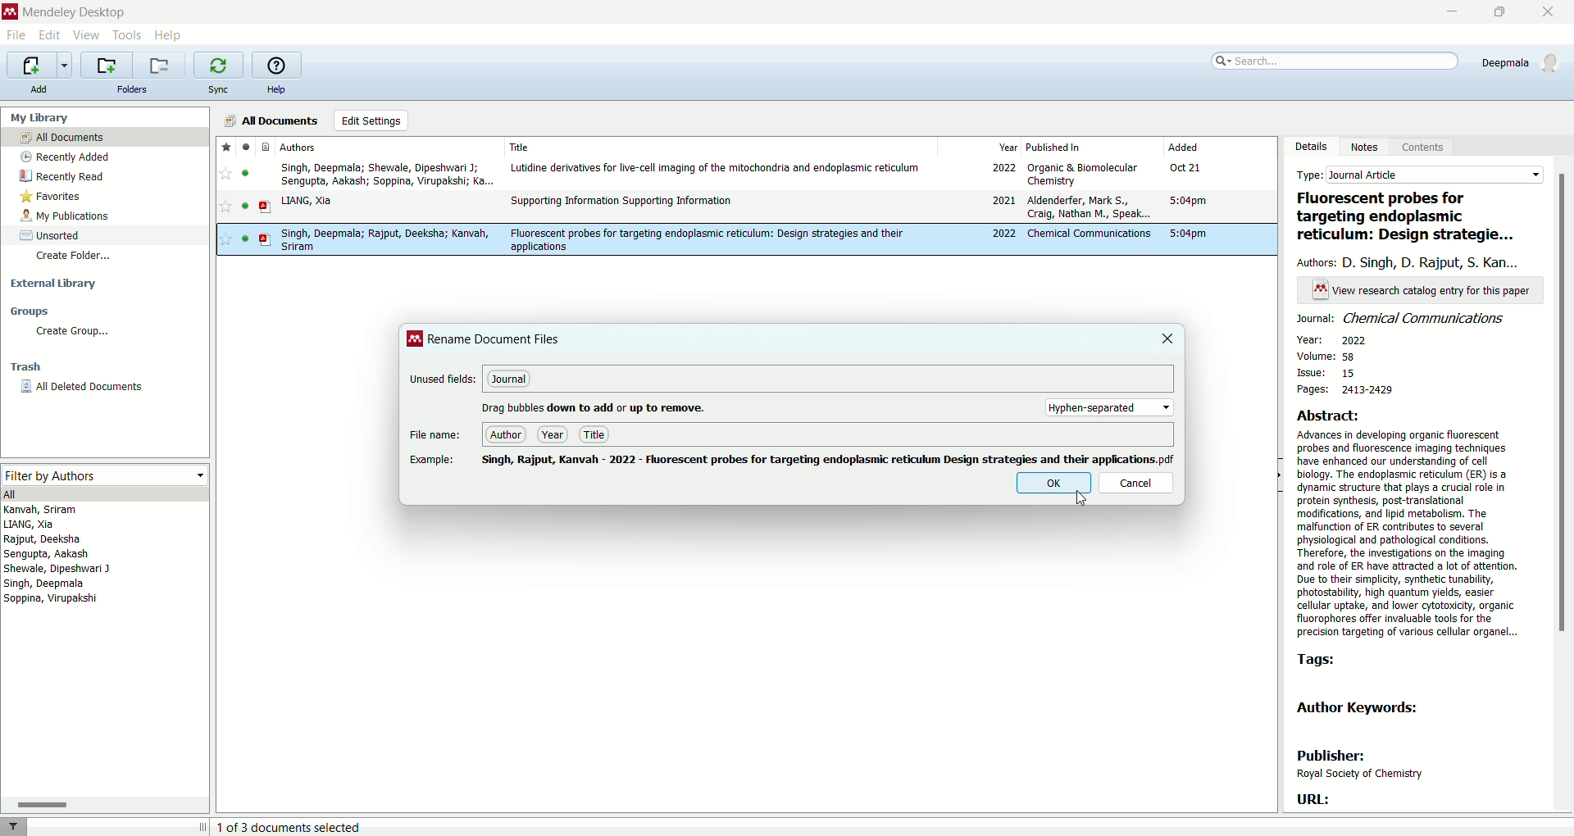 This screenshot has width=1574, height=836. Describe the element at coordinates (67, 157) in the screenshot. I see `recently added` at that location.